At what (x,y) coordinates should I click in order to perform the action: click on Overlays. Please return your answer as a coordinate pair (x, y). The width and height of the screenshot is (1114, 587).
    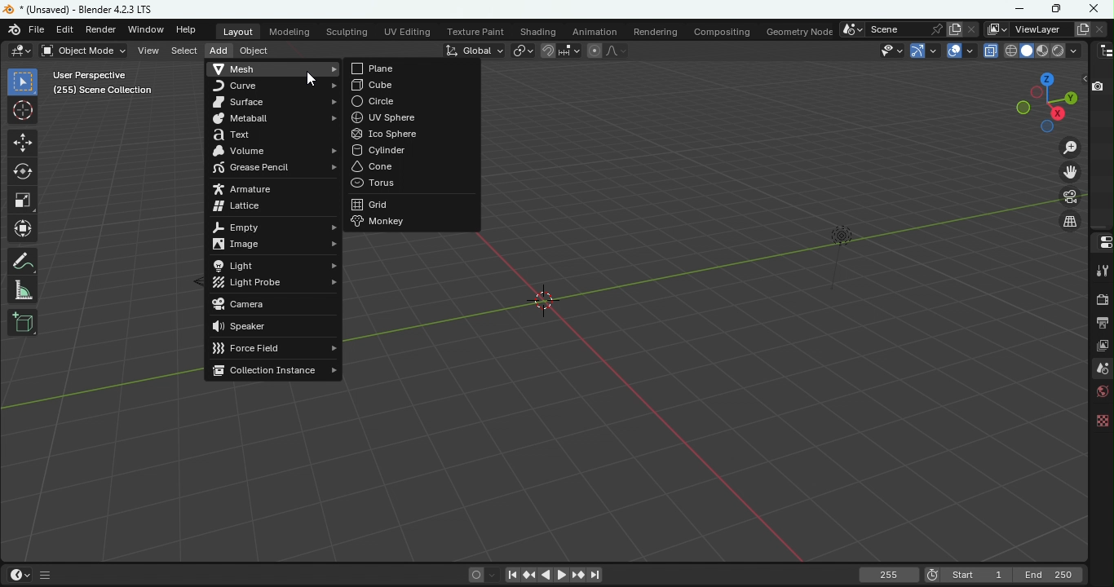
    Looking at the image, I should click on (970, 51).